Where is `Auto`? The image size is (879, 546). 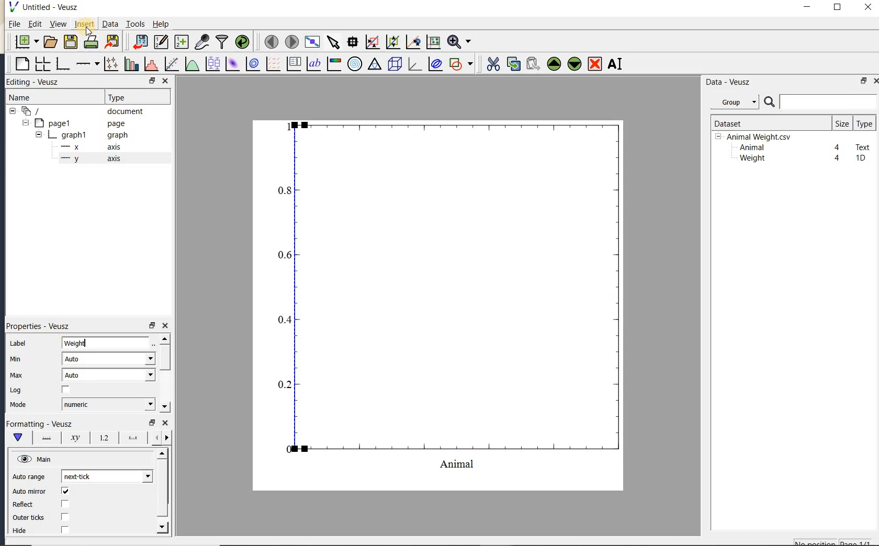 Auto is located at coordinates (108, 359).